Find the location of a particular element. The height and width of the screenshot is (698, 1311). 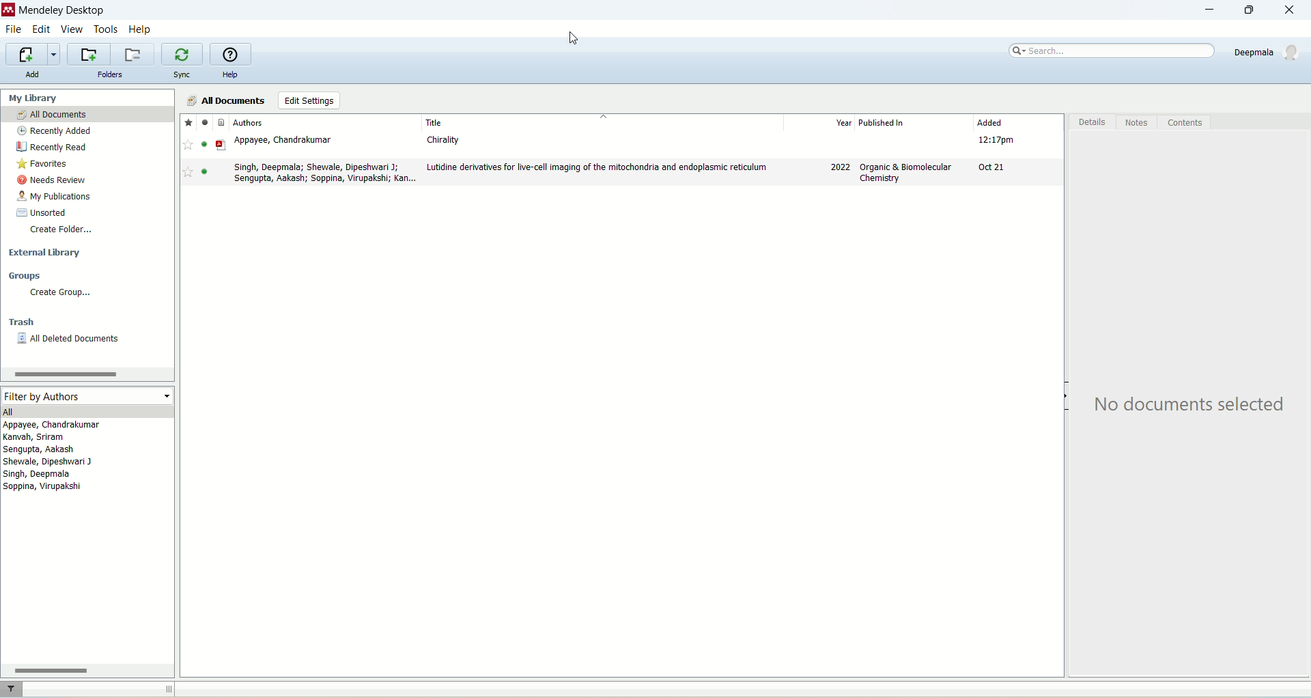

mendeley desktop is located at coordinates (65, 10).